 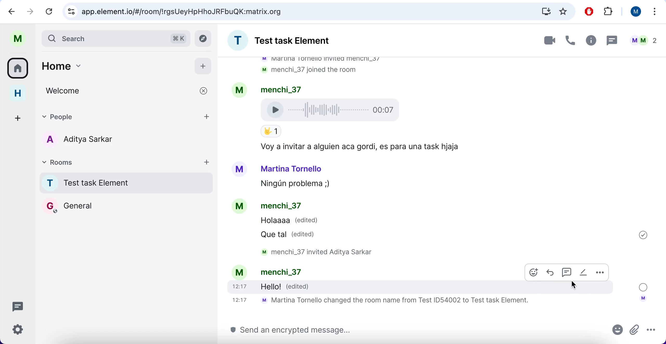 I want to click on room chat, so click(x=289, y=42).